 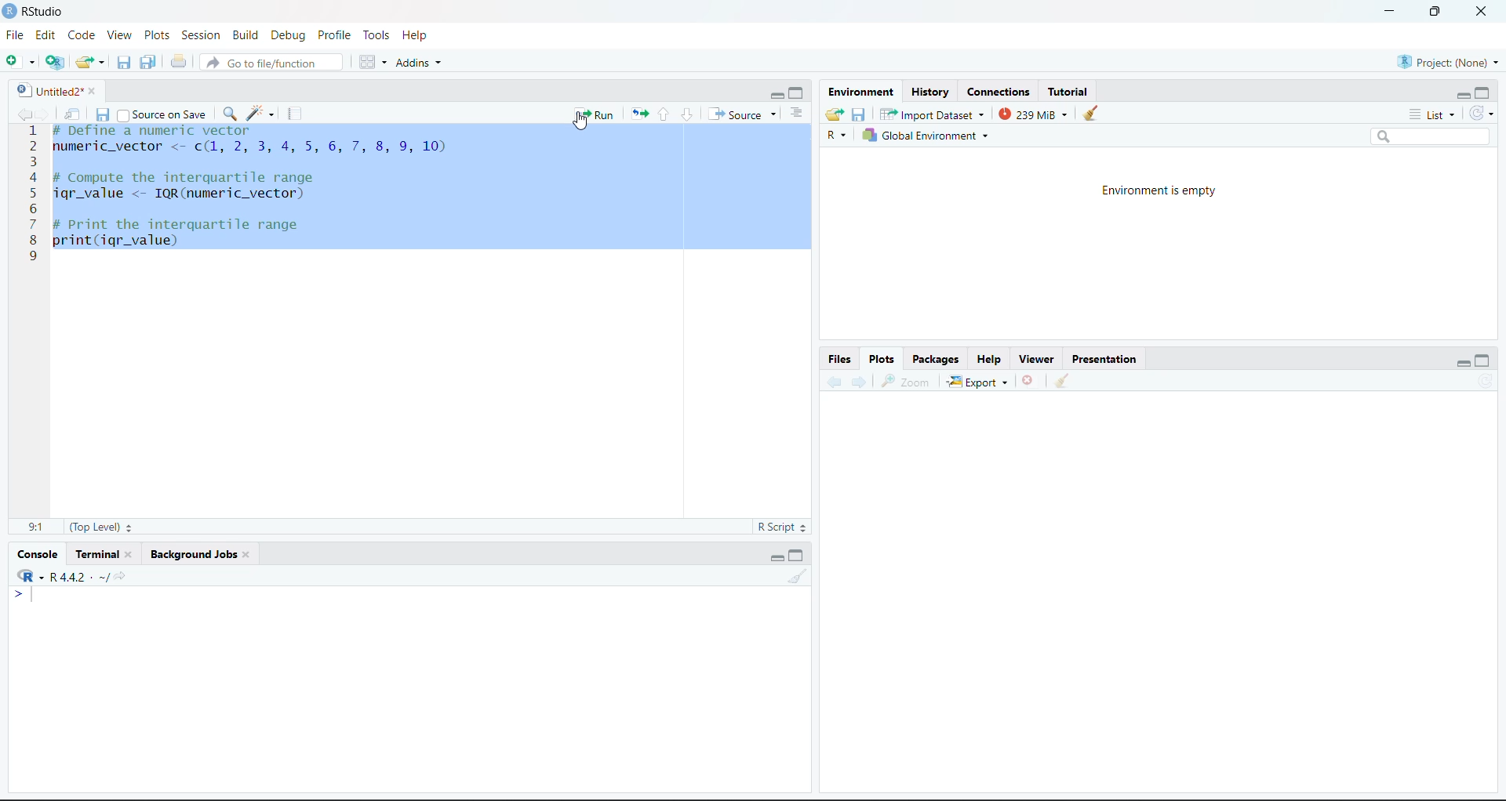 I want to click on Source on Save, so click(x=164, y=114).